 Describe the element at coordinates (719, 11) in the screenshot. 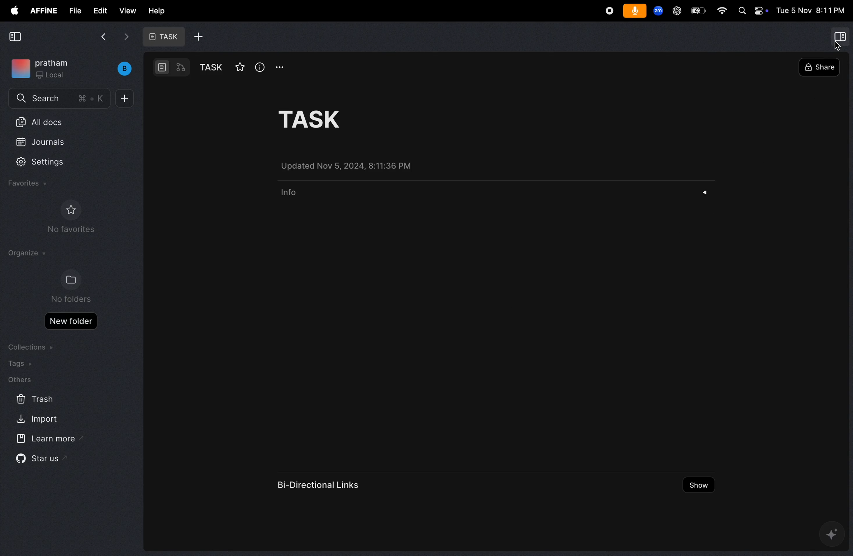

I see `wifi` at that location.